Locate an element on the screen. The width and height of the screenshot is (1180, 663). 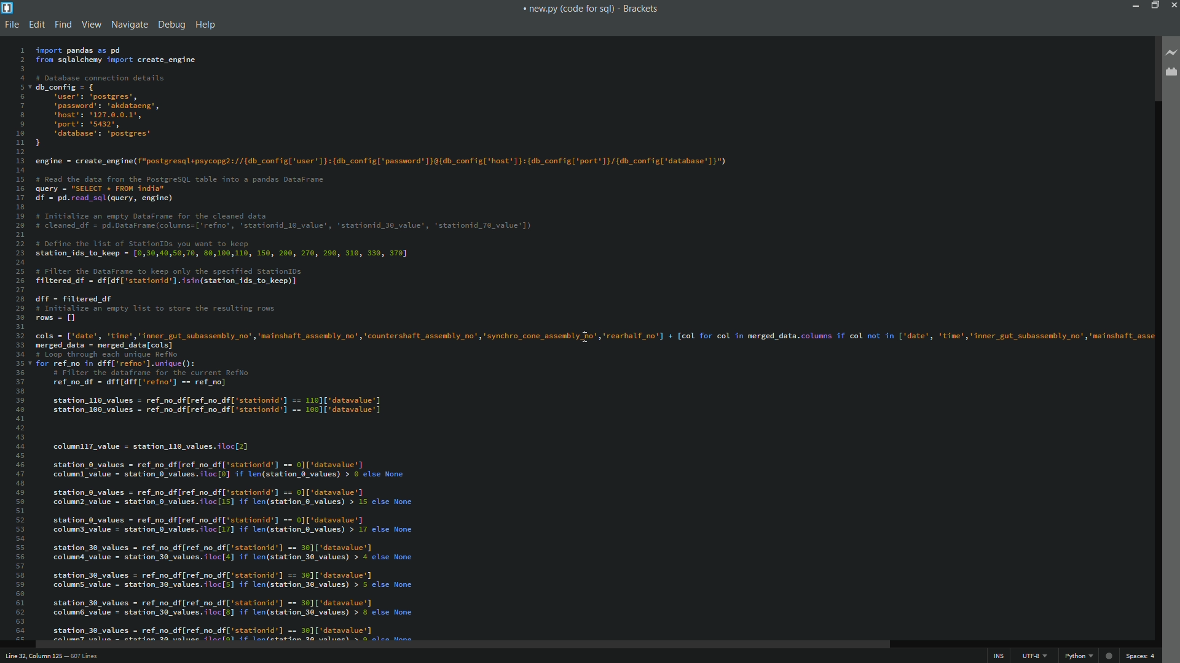
scroll bar is located at coordinates (464, 645).